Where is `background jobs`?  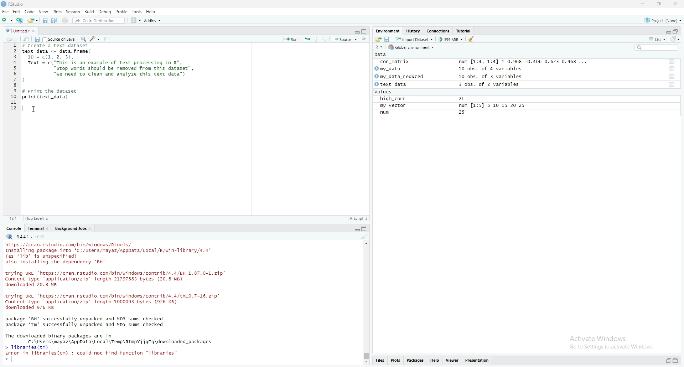
background jobs is located at coordinates (73, 229).